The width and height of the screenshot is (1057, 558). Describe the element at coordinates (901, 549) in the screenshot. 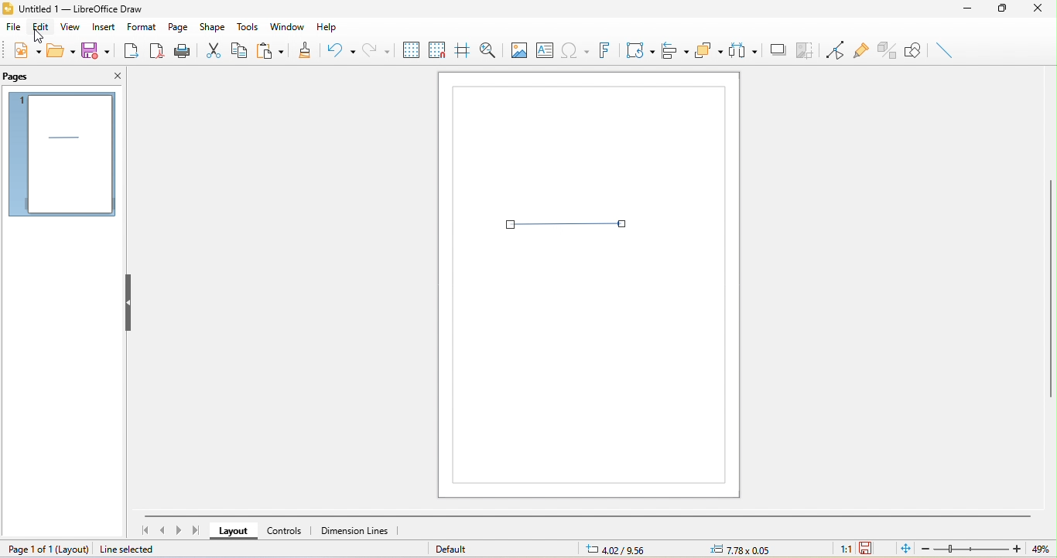

I see `fit to the current window` at that location.